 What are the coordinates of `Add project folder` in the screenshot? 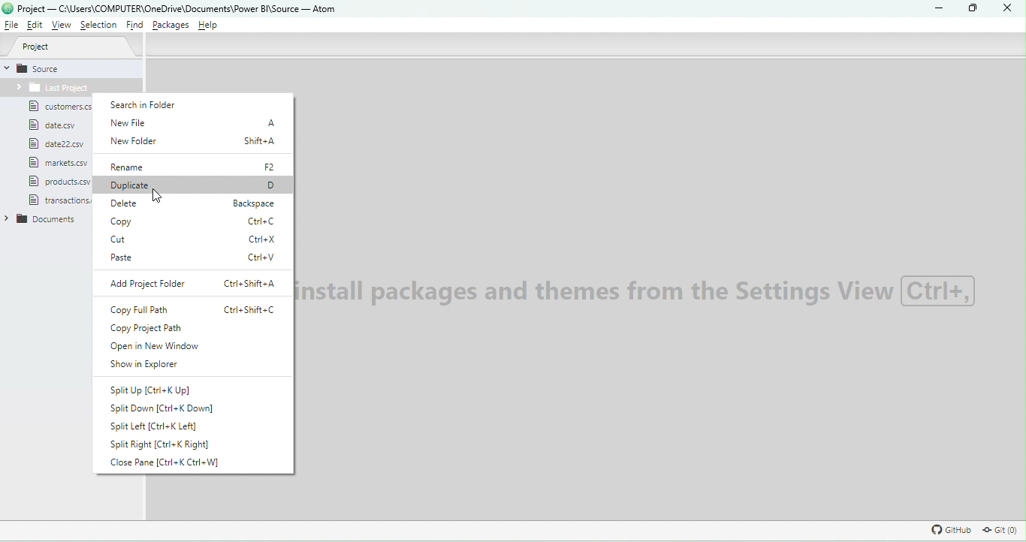 It's located at (196, 286).